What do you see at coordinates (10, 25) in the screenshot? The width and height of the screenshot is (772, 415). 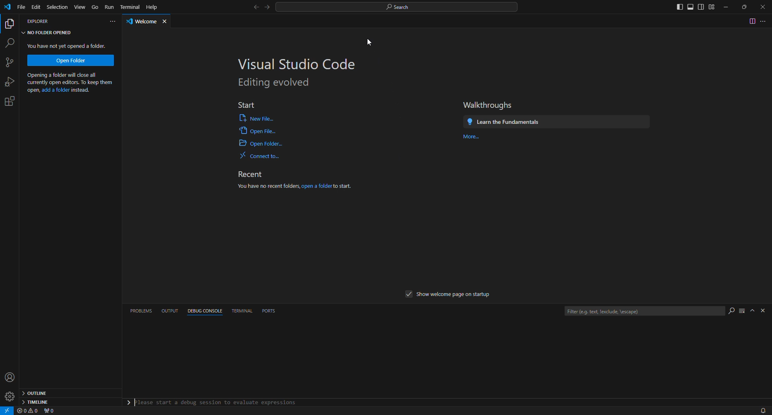 I see `copy` at bounding box center [10, 25].